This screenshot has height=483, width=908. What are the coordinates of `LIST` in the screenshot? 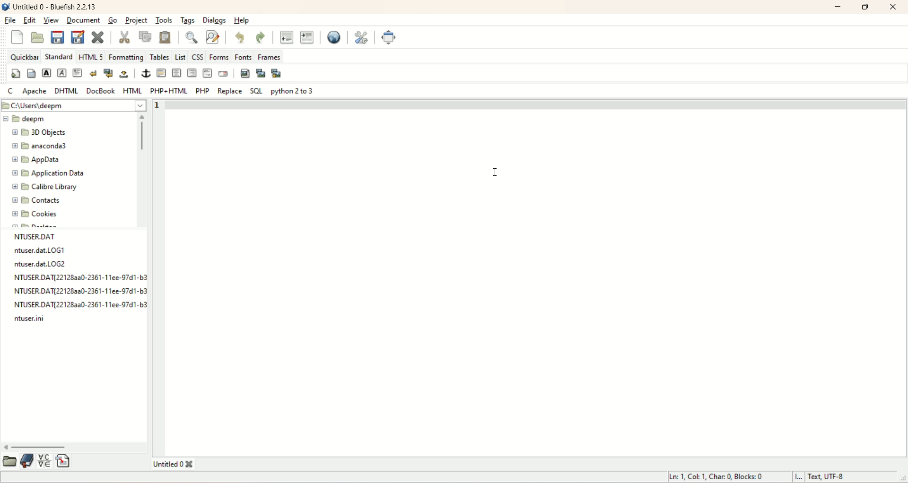 It's located at (180, 56).